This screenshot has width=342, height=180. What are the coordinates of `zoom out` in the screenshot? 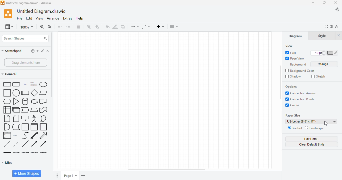 It's located at (50, 27).